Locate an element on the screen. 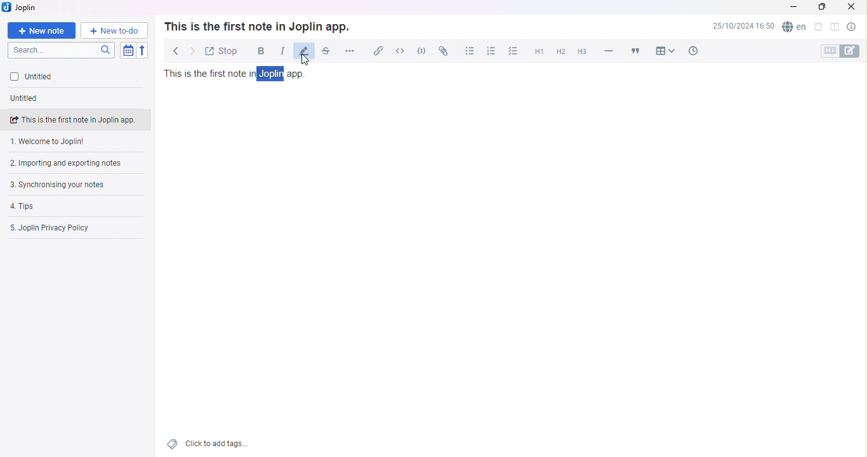 This screenshot has height=457, width=867. Checkbox list is located at coordinates (513, 52).